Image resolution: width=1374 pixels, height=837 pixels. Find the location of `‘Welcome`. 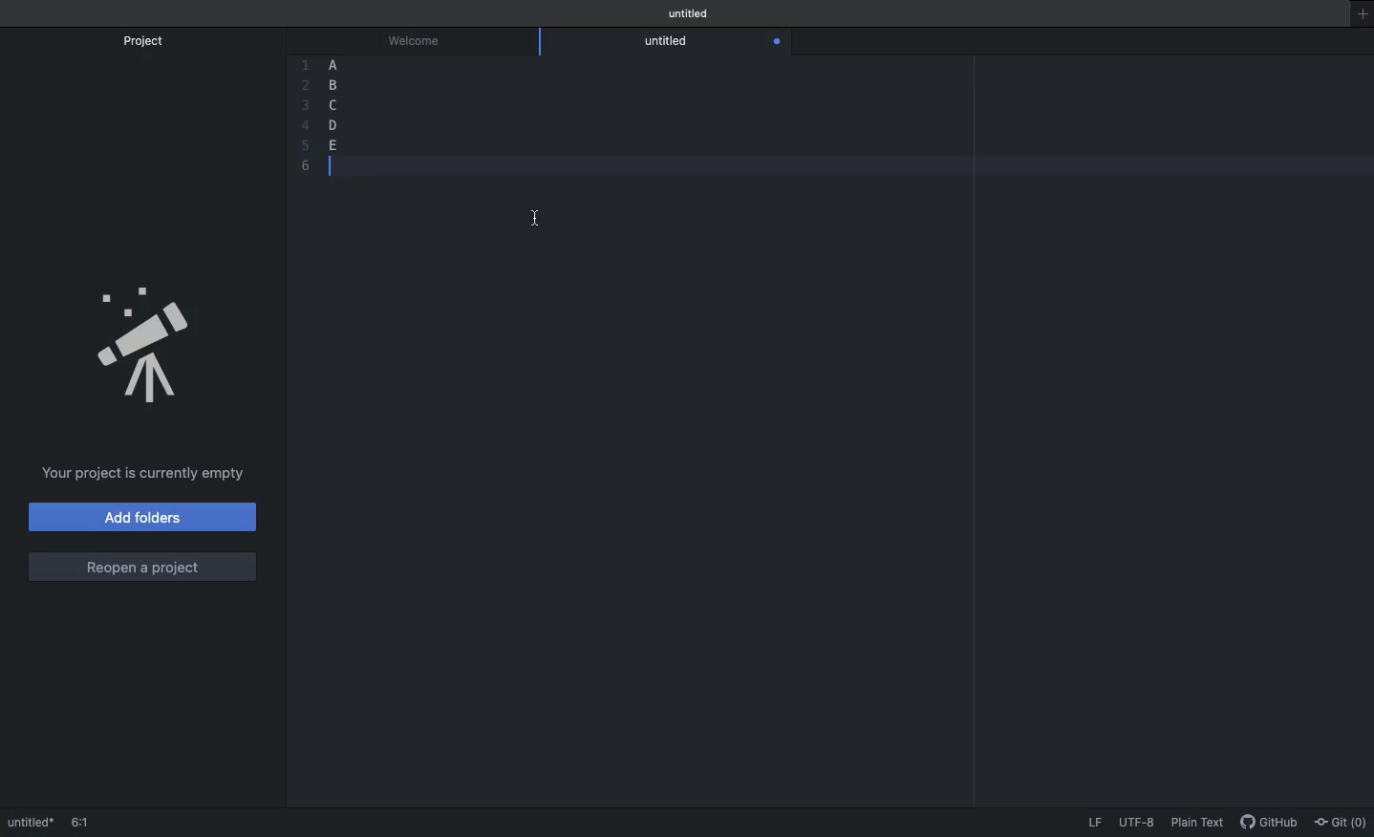

‘Welcome is located at coordinates (419, 38).